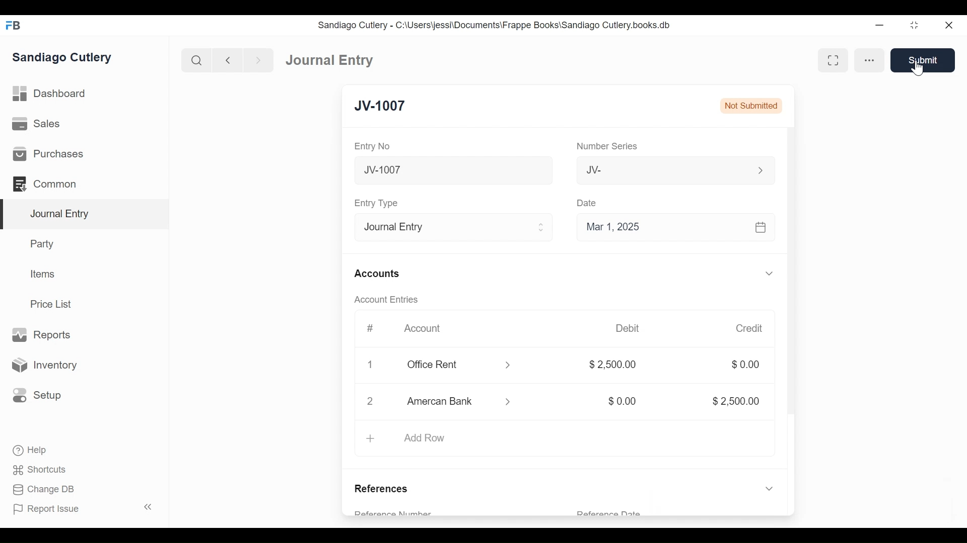 The width and height of the screenshot is (967, 543). What do you see at coordinates (450, 169) in the screenshot?
I see `New Journal Entry 01` at bounding box center [450, 169].